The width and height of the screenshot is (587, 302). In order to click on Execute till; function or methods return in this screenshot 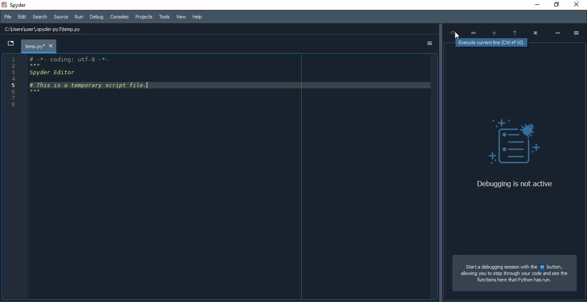, I will do `click(515, 30)`.